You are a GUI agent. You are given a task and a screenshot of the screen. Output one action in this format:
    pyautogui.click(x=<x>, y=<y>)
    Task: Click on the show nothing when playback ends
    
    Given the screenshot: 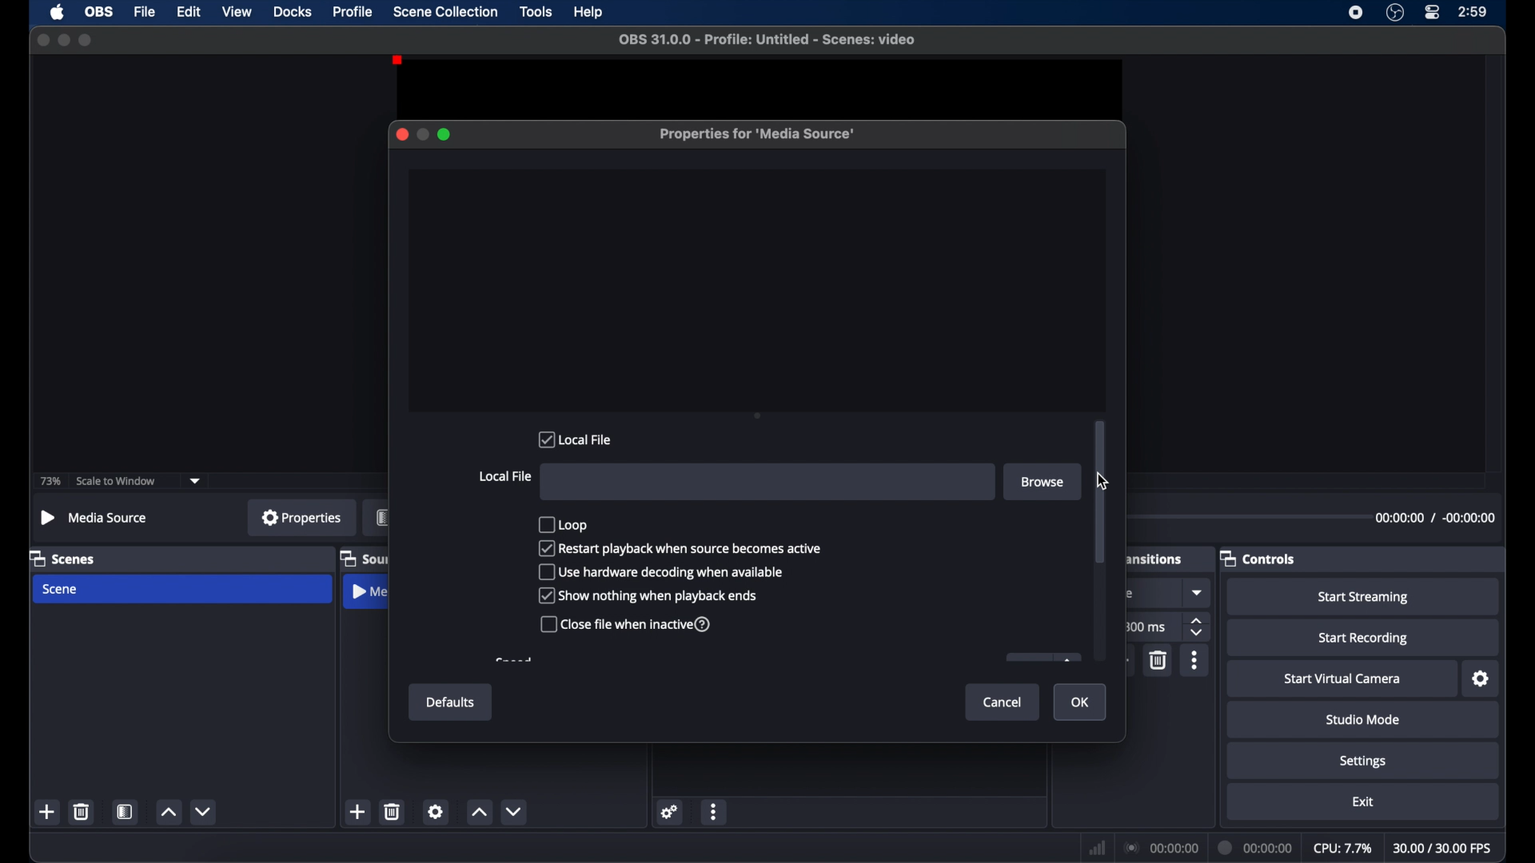 What is the action you would take?
    pyautogui.click(x=648, y=596)
    